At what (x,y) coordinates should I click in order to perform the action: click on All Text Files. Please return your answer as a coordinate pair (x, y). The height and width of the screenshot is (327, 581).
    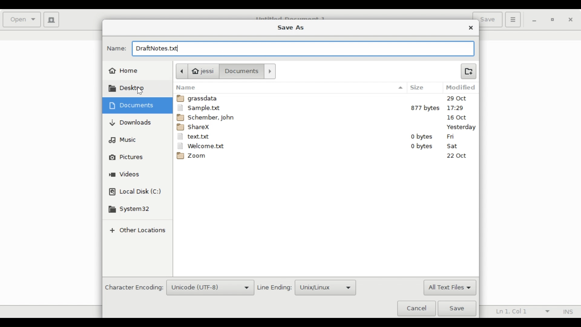
    Looking at the image, I should click on (449, 288).